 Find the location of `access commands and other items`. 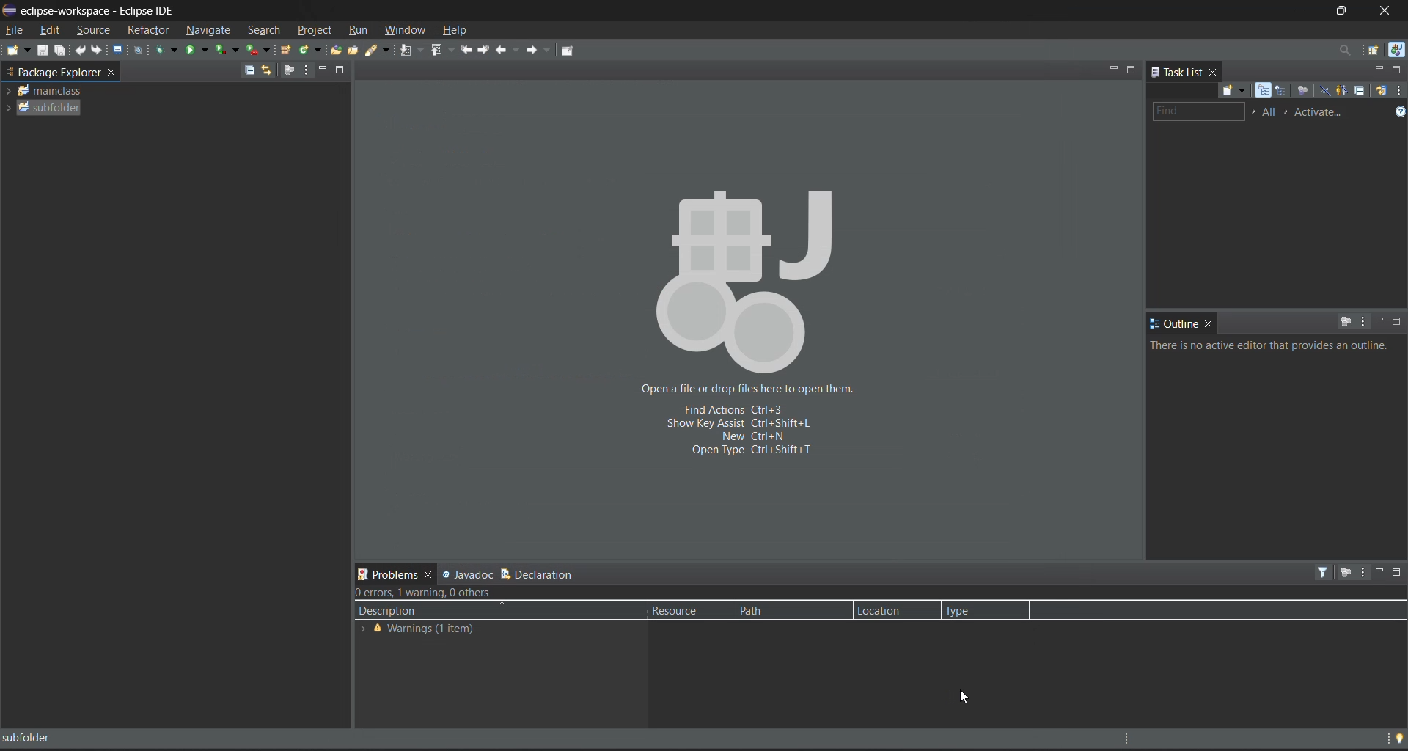

access commands and other items is located at coordinates (1341, 48).